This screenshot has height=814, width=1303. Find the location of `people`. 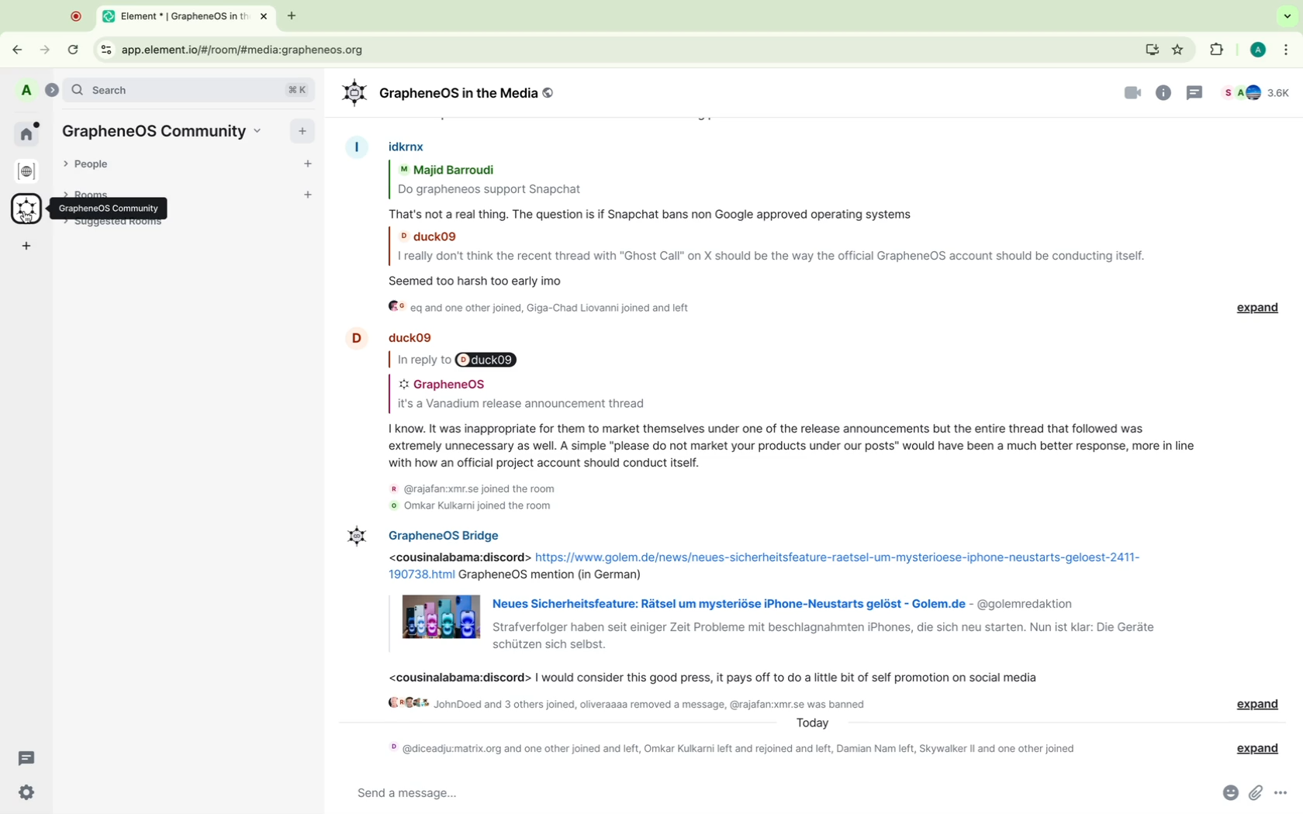

people is located at coordinates (95, 164).